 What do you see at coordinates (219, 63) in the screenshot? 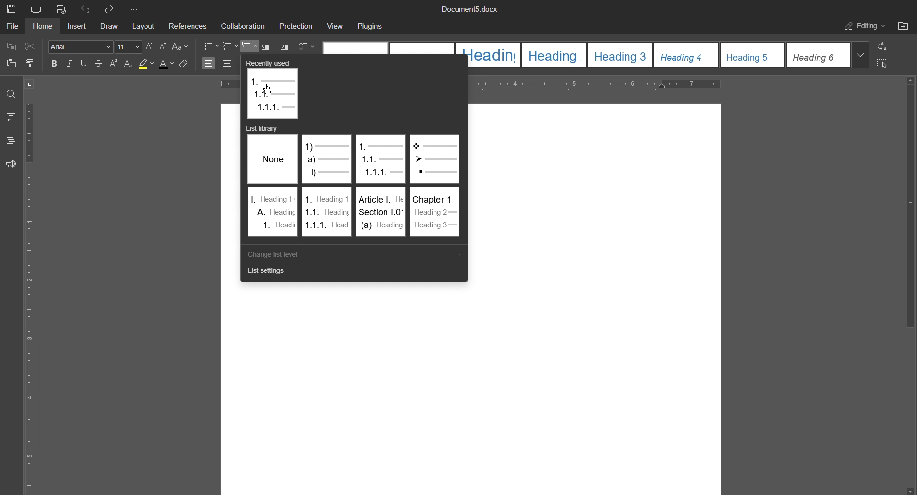
I see `Alignment` at bounding box center [219, 63].